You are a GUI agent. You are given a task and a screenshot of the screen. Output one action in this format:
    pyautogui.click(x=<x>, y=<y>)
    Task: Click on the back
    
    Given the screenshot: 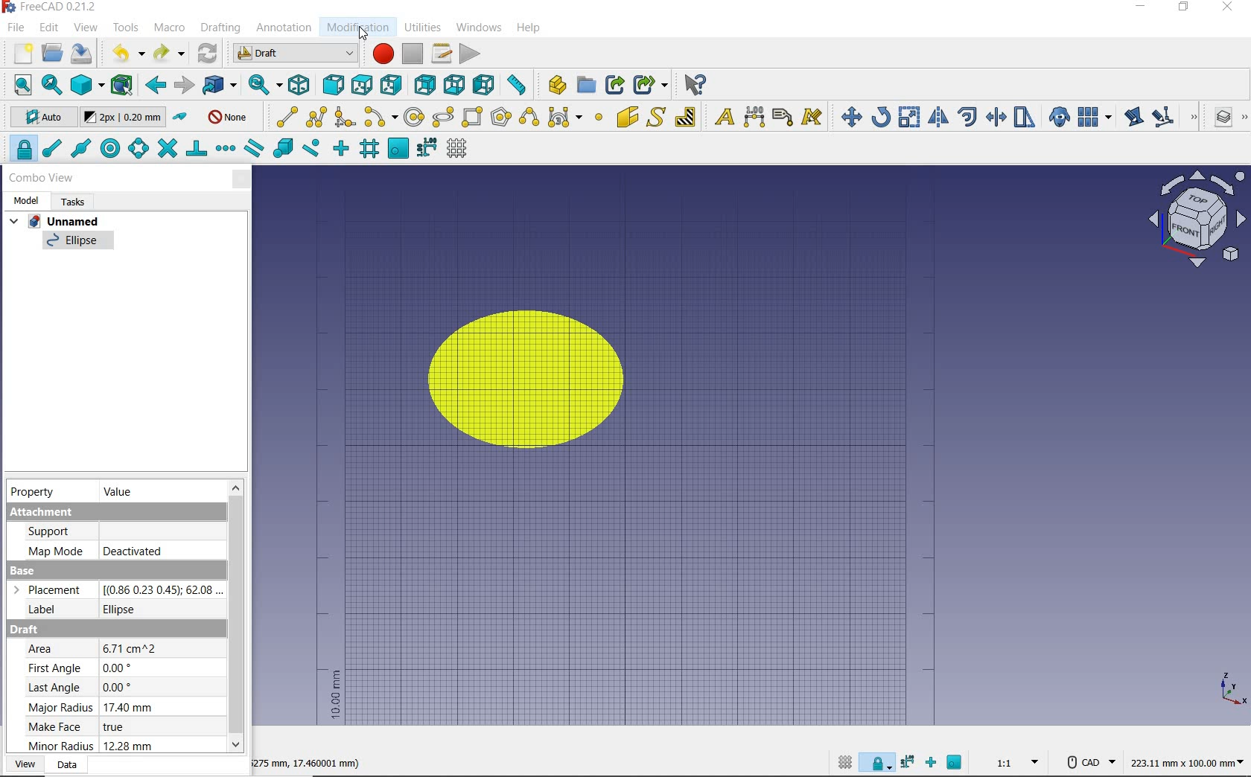 What is the action you would take?
    pyautogui.click(x=153, y=86)
    